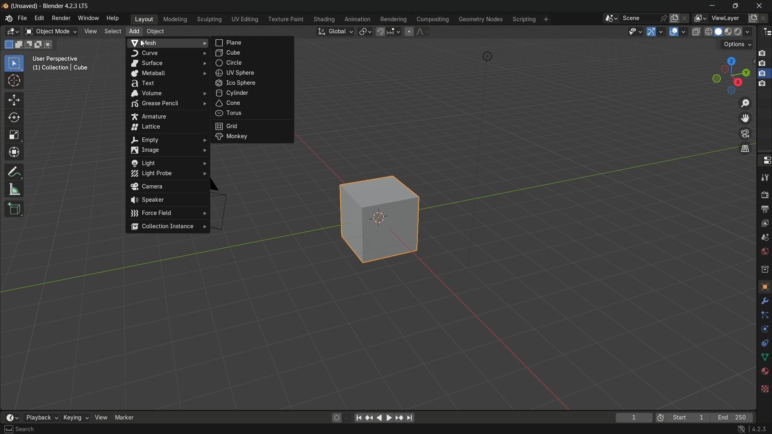  Describe the element at coordinates (12, 418) in the screenshot. I see `timeline` at that location.